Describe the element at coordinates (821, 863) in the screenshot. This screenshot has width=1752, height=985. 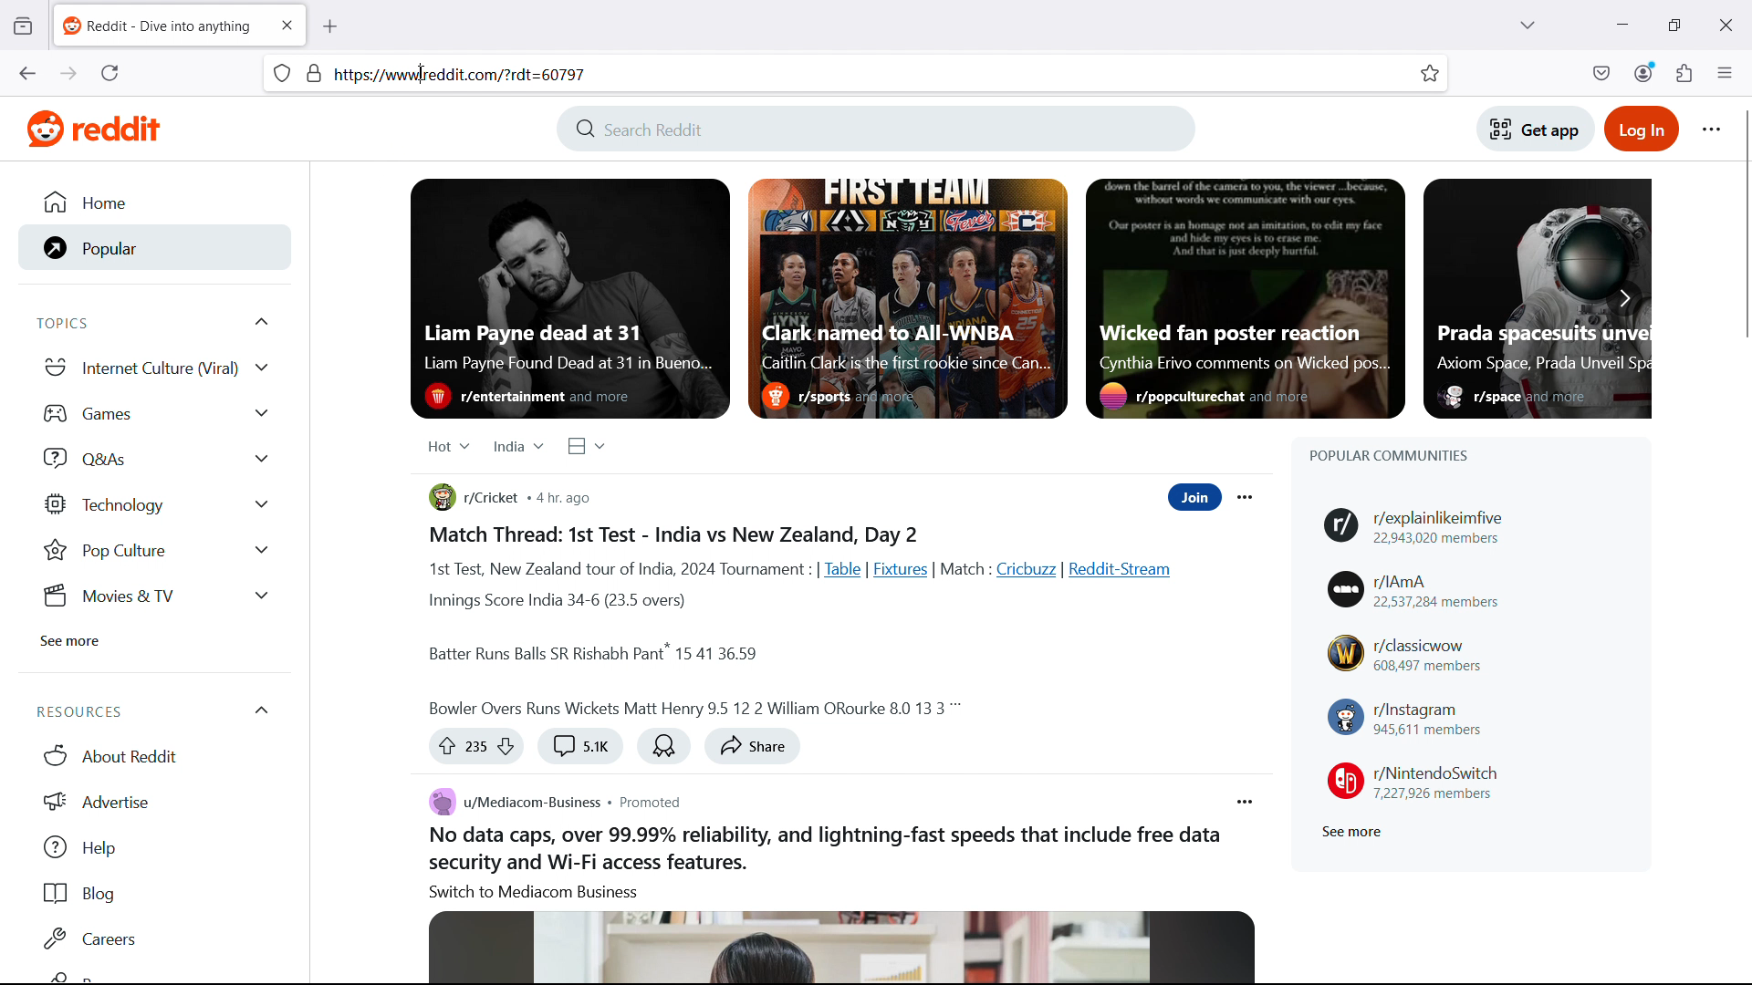
I see `Body of the post` at that location.